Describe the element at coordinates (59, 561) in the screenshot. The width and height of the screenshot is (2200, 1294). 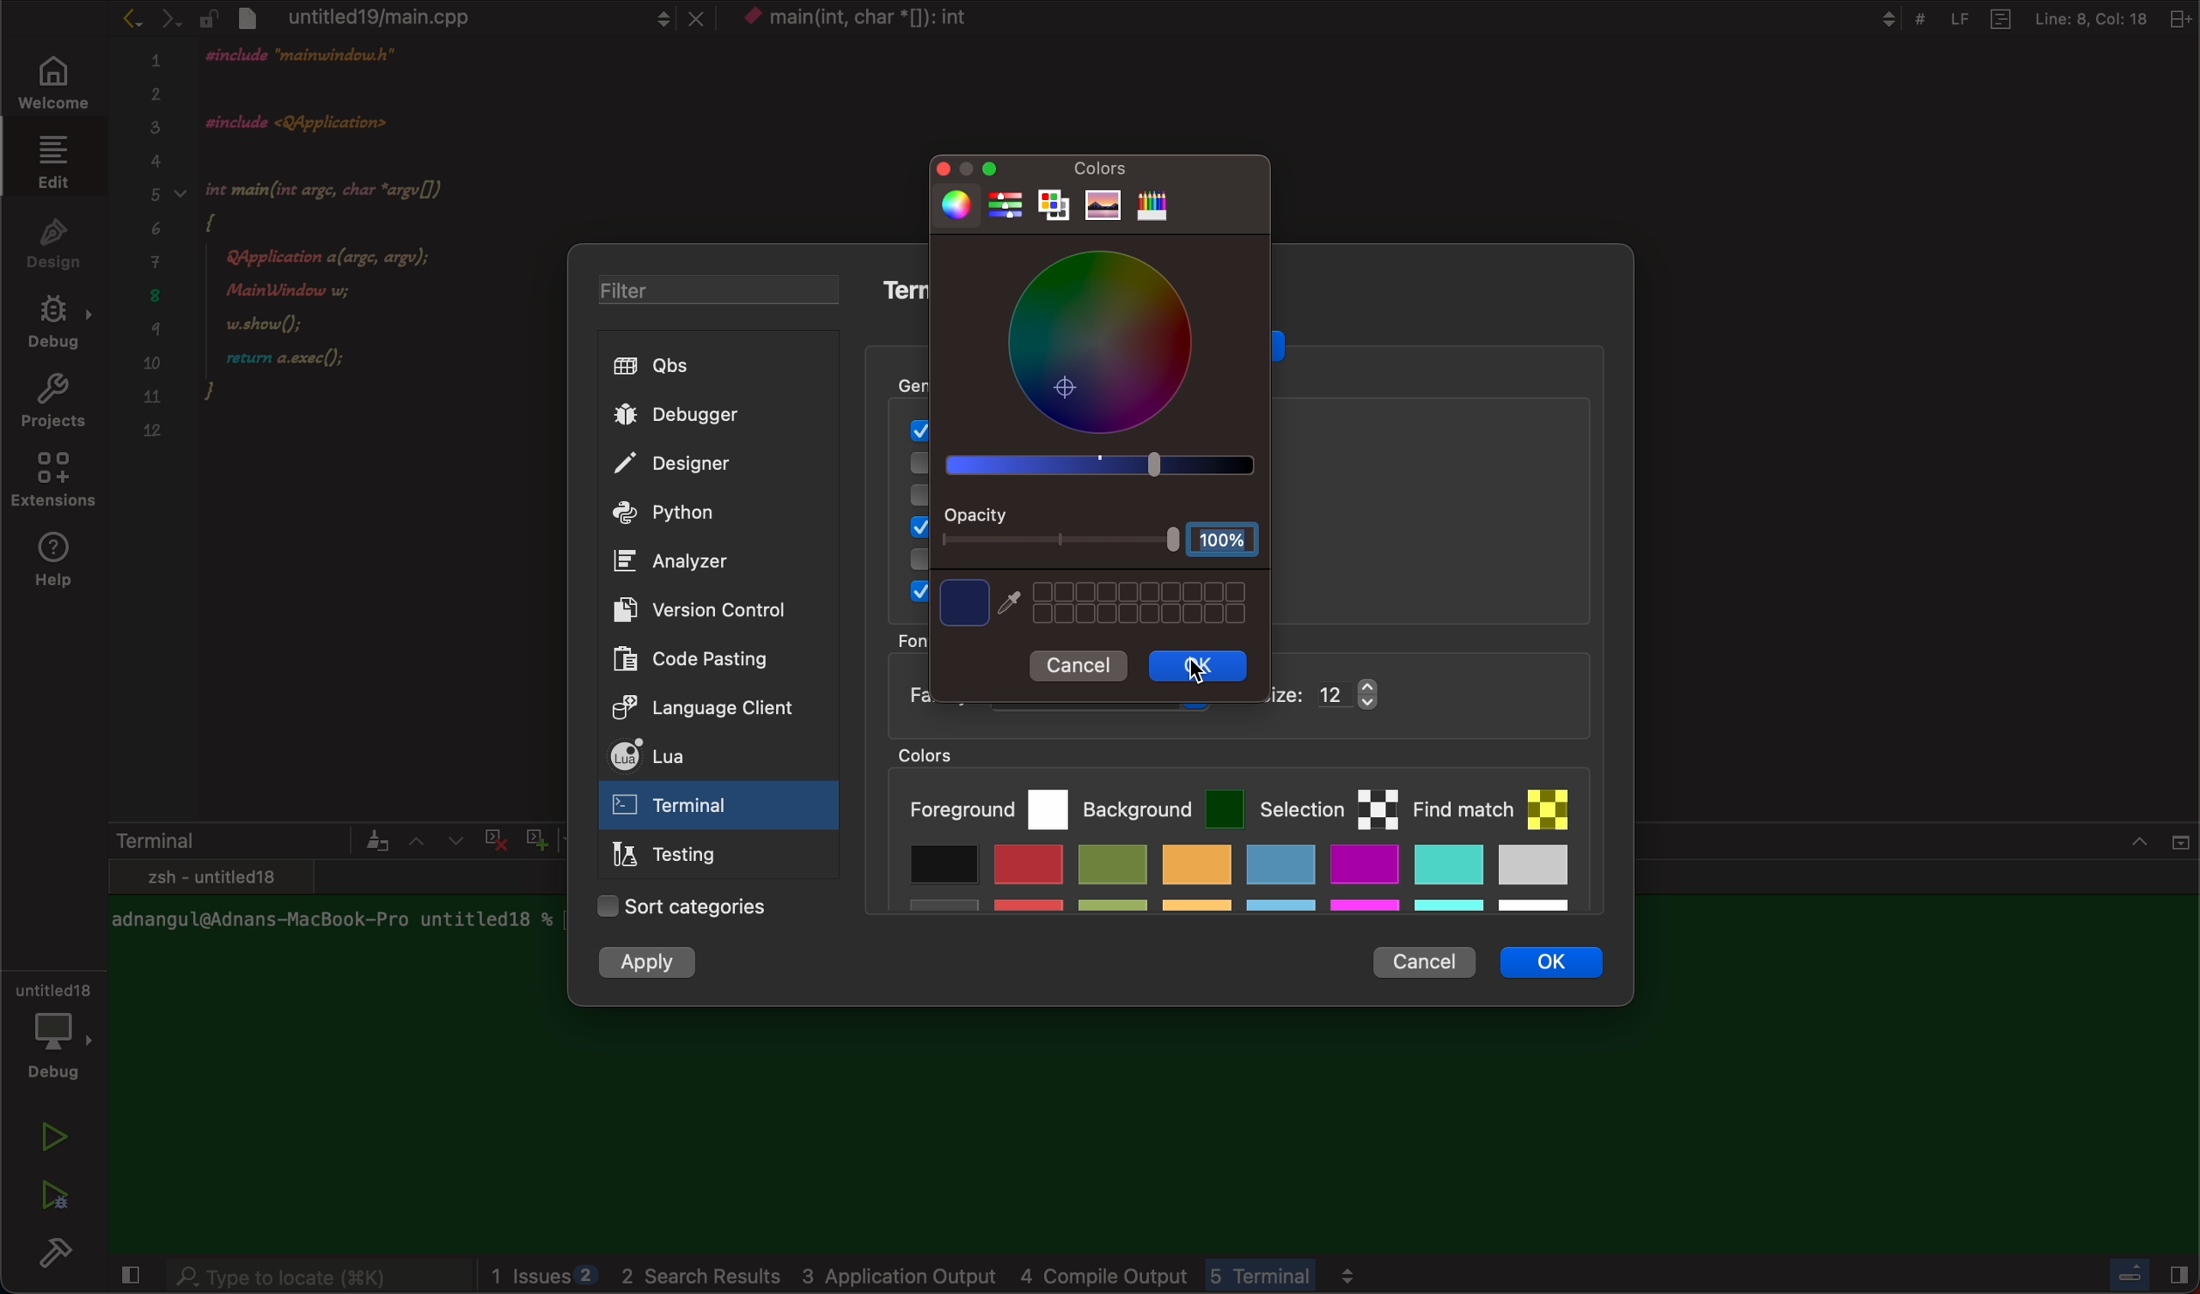
I see `help` at that location.